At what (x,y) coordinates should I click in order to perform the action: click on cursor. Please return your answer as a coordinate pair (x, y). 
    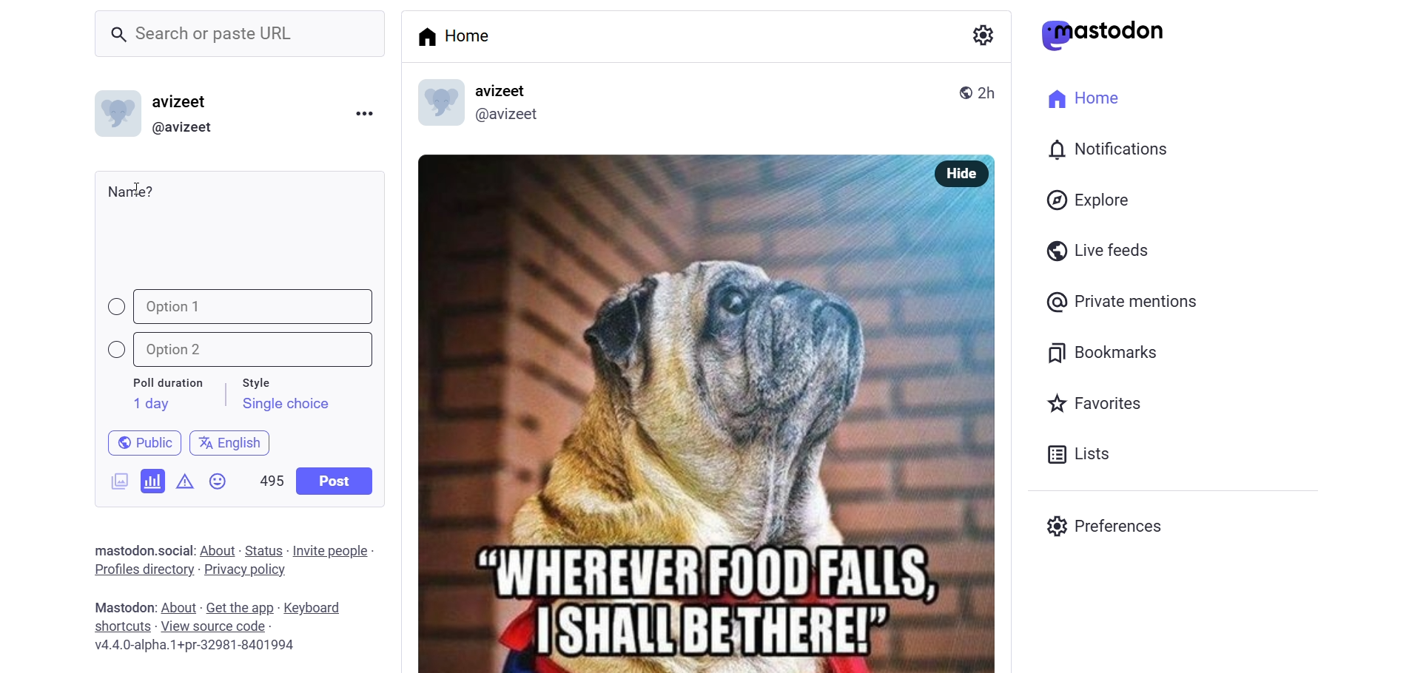
    Looking at the image, I should click on (144, 183).